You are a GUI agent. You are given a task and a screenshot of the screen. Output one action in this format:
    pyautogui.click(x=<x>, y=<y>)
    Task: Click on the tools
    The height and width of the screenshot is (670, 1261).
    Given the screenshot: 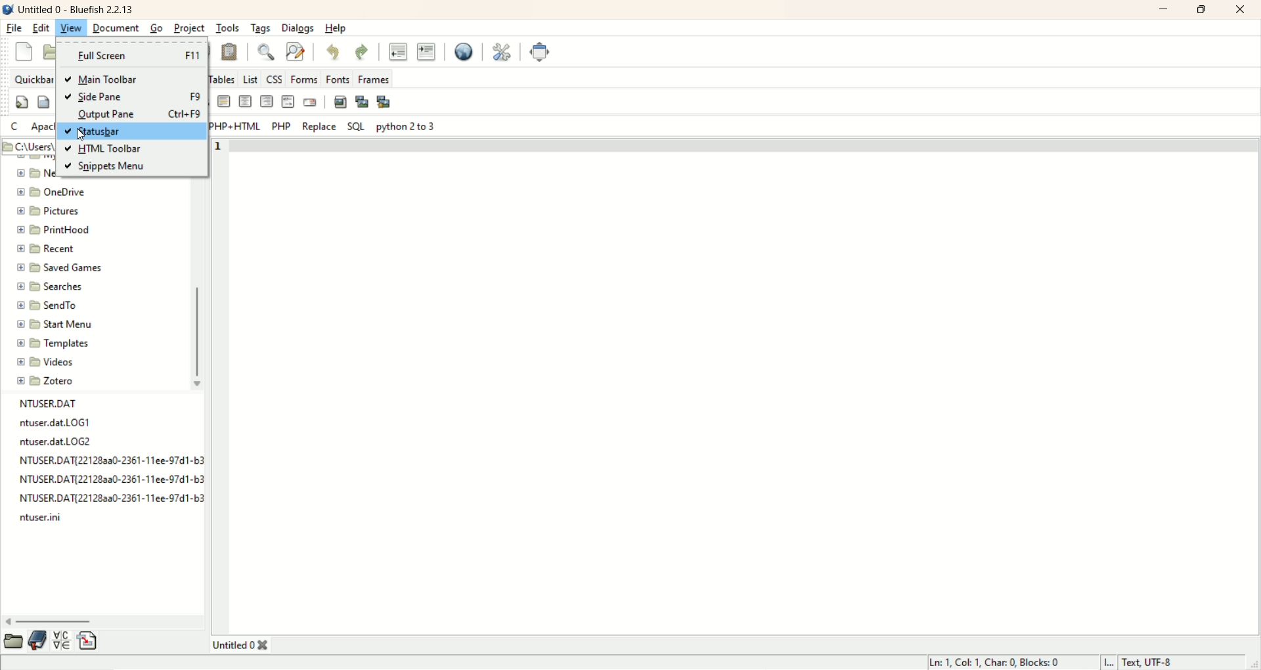 What is the action you would take?
    pyautogui.click(x=227, y=28)
    